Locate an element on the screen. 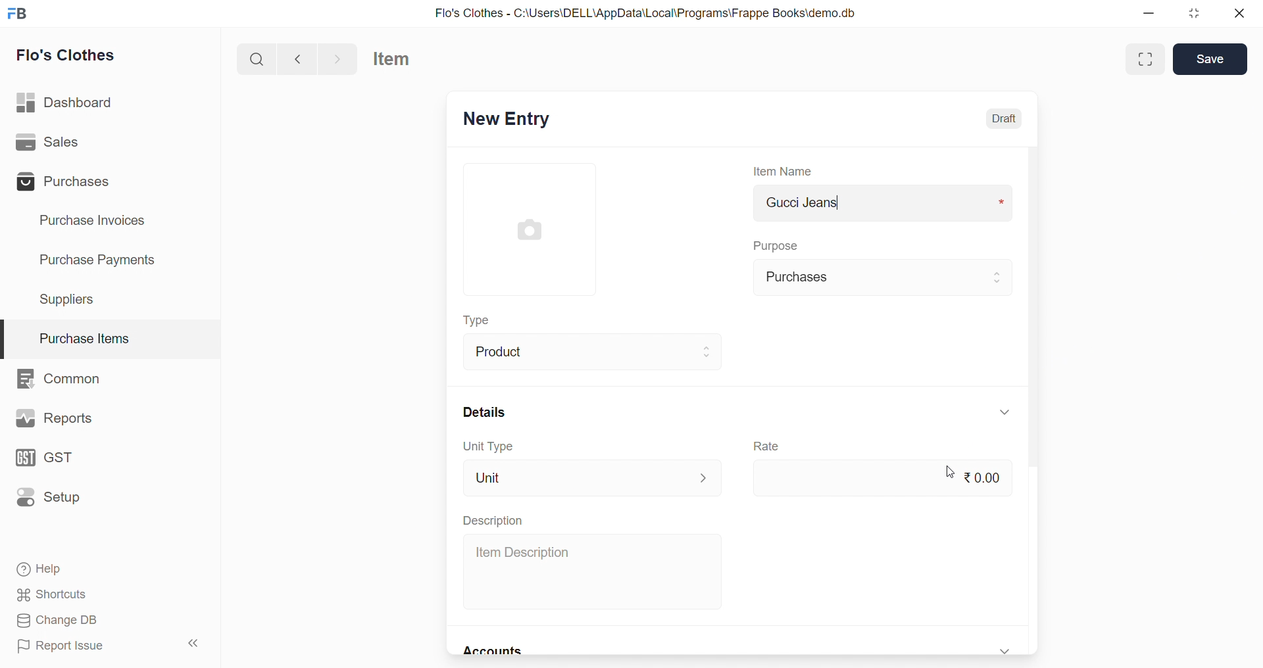 The image size is (1263, 668). Accounts is located at coordinates (497, 652).